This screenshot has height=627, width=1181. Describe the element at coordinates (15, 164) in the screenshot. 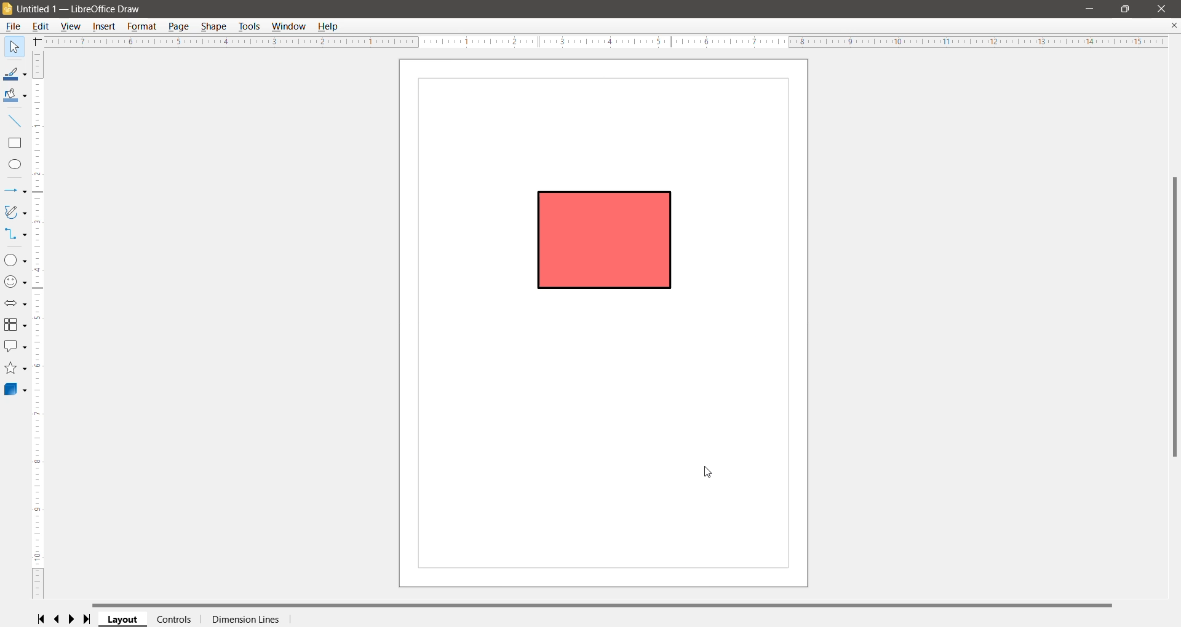

I see `Ellipse` at that location.